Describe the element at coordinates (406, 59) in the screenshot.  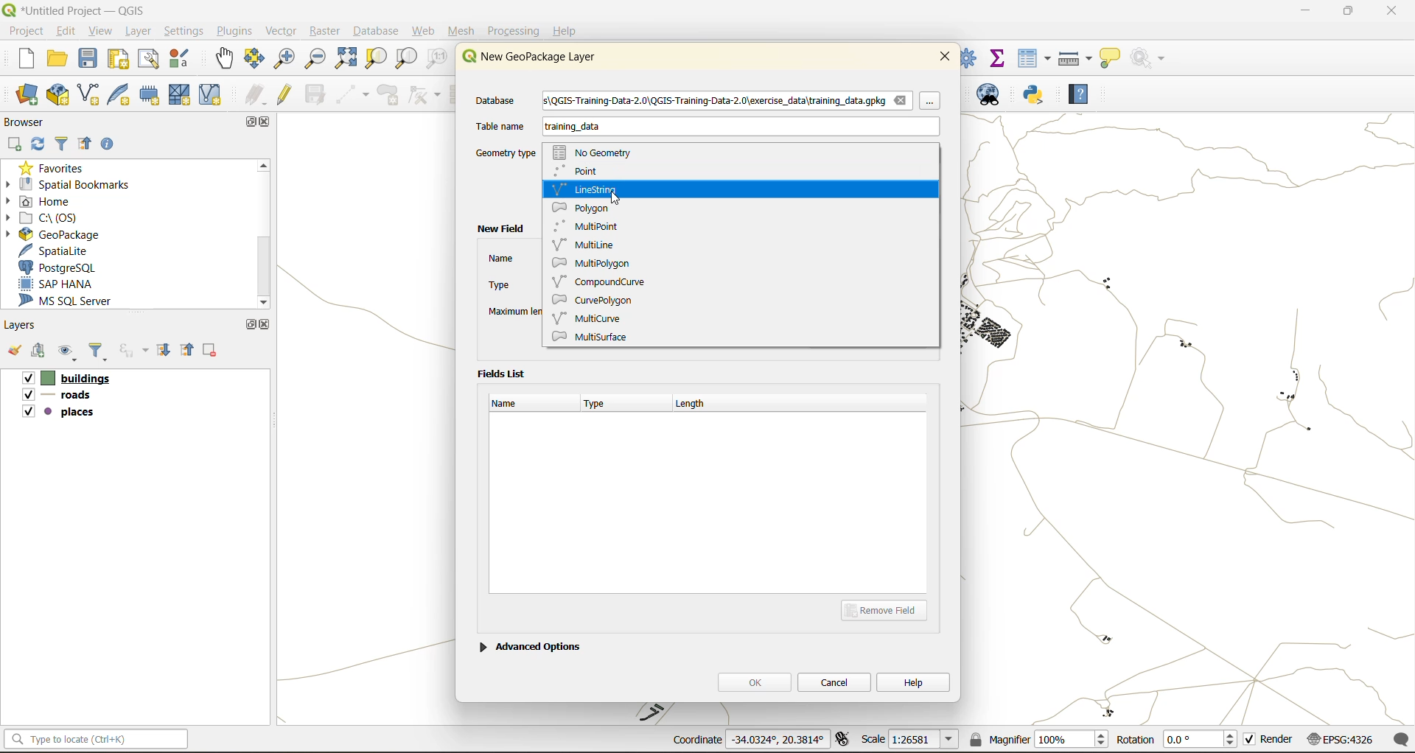
I see `zoom layer` at that location.